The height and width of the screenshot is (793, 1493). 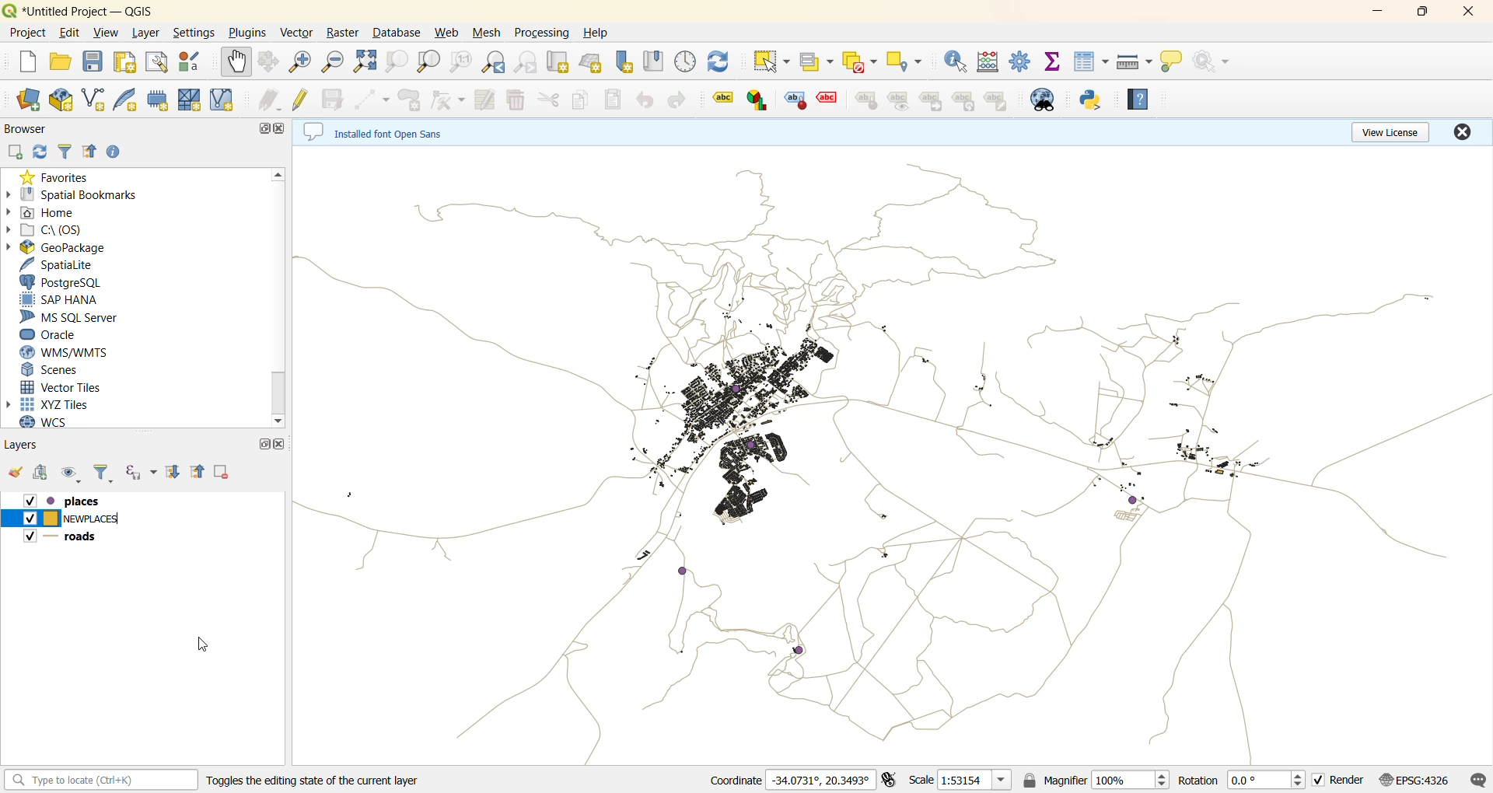 What do you see at coordinates (89, 151) in the screenshot?
I see `collapse all` at bounding box center [89, 151].